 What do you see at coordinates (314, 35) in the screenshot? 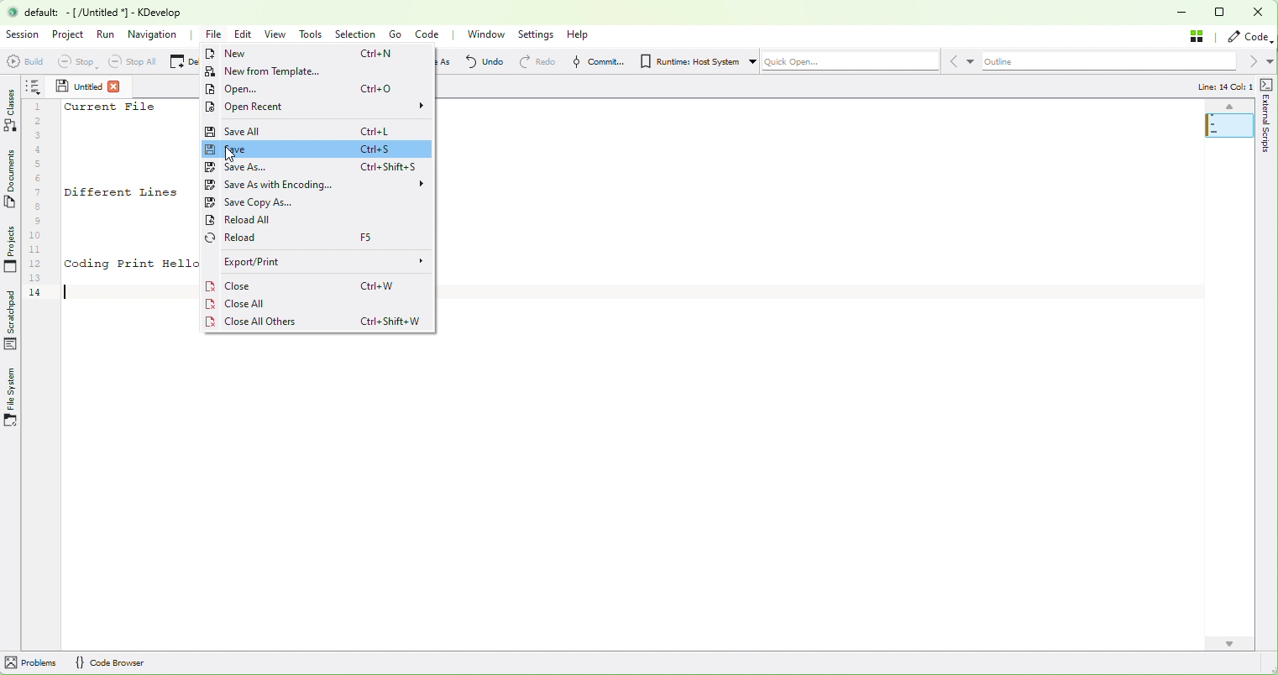
I see `Tools` at bounding box center [314, 35].